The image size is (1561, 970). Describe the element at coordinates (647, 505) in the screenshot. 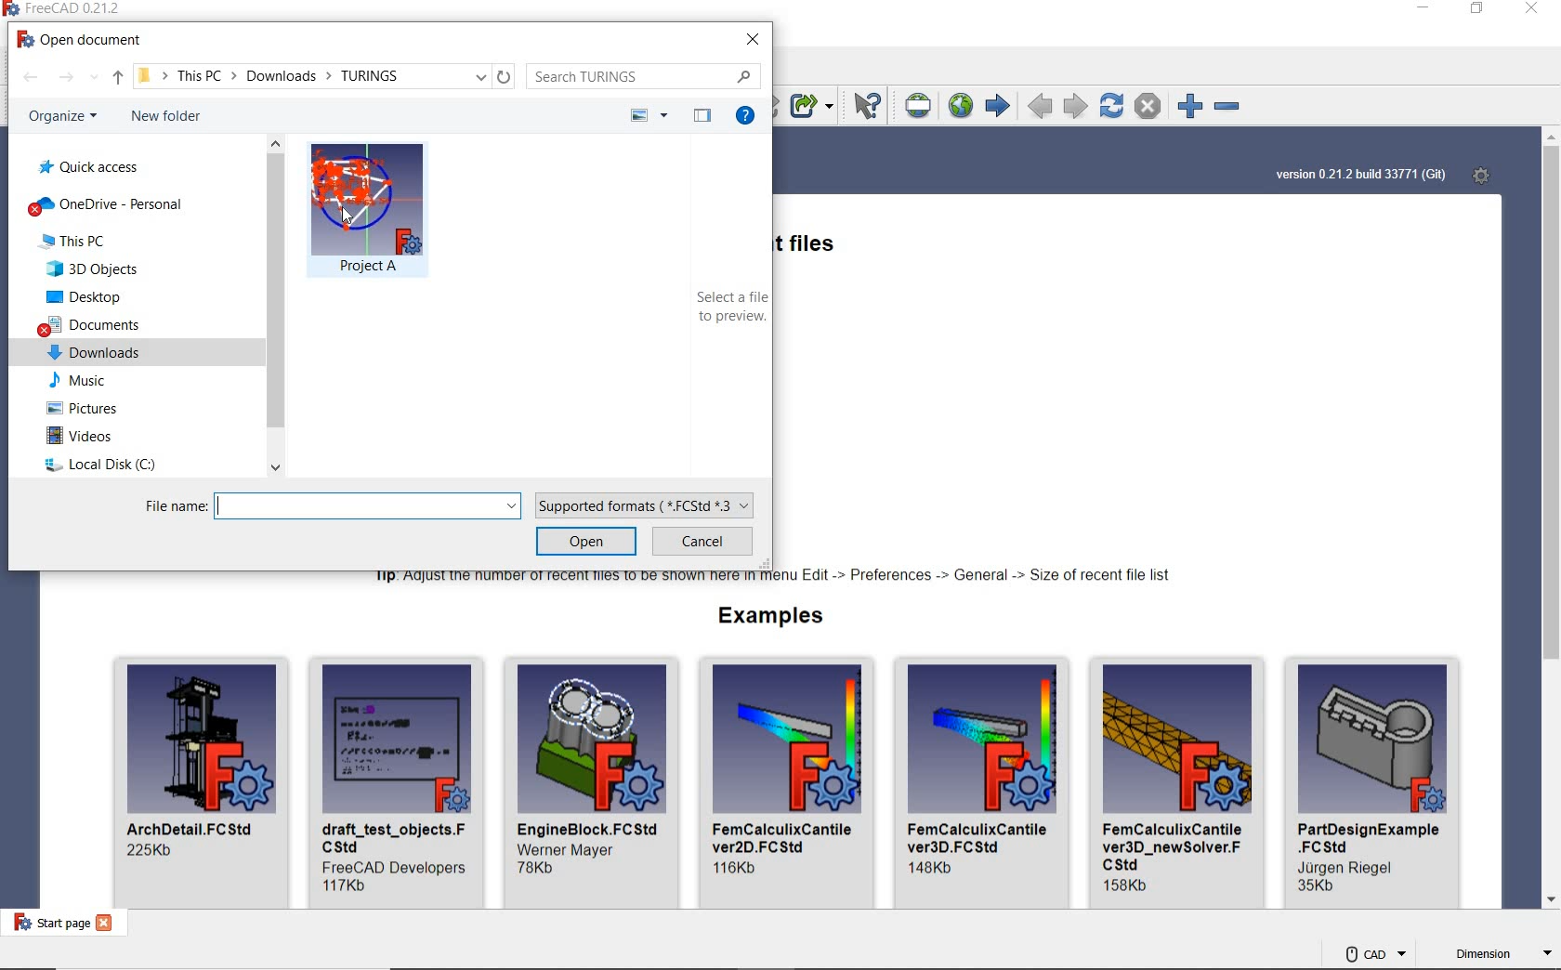

I see `SUPPORTED FORMATS` at that location.